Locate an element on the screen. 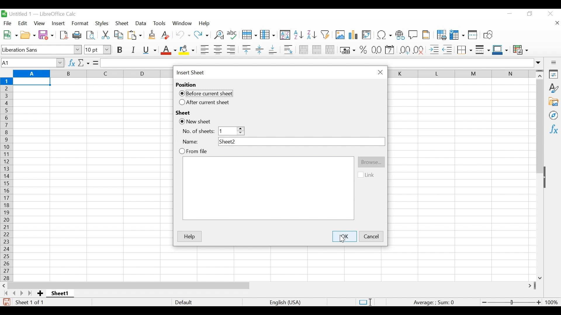 The height and width of the screenshot is (315, 561). Sidebar Settings is located at coordinates (553, 62).